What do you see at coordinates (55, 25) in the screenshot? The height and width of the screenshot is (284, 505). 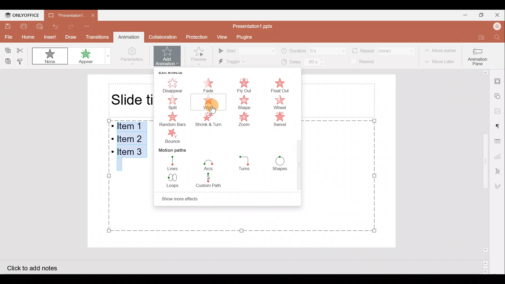 I see `Undo` at bounding box center [55, 25].